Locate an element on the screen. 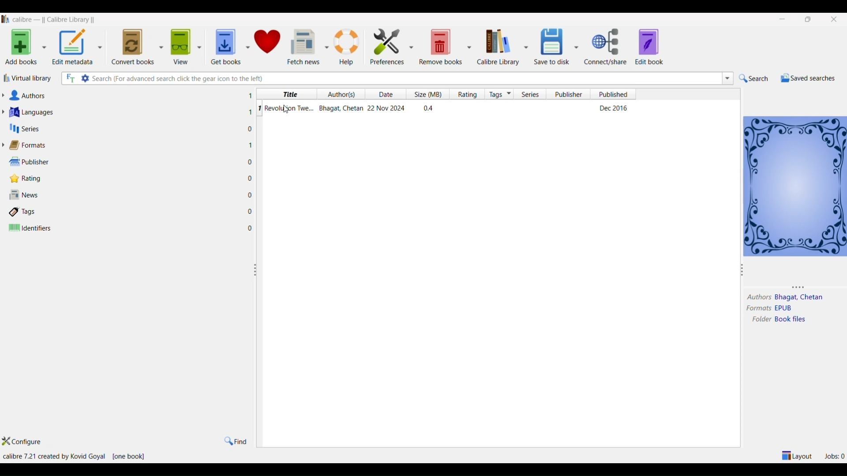  authors is located at coordinates (342, 94).